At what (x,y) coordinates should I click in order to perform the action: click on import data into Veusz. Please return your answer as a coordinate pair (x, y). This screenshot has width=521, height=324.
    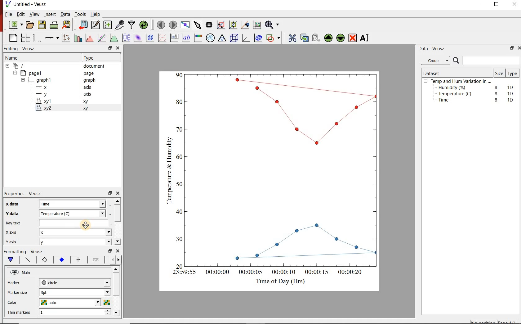
    Looking at the image, I should click on (83, 24).